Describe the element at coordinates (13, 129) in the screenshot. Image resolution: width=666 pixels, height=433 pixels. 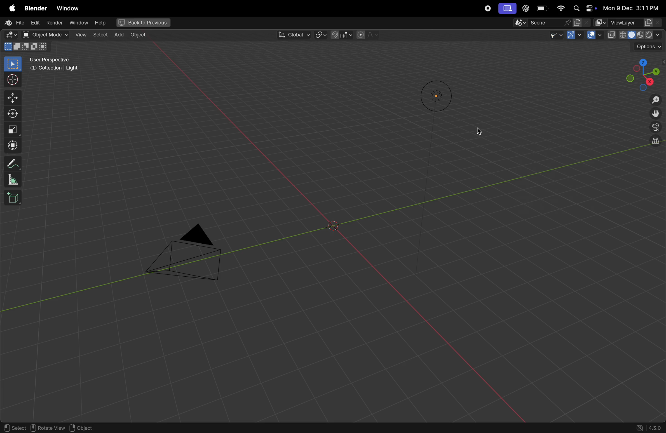
I see `scale` at that location.